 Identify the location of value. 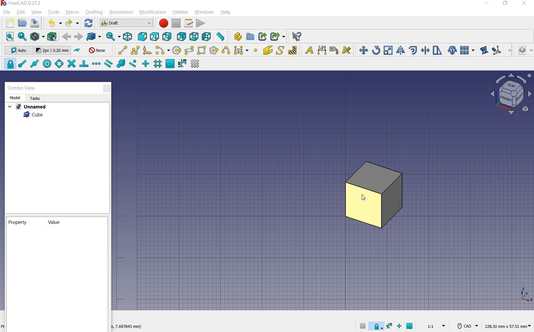
(55, 222).